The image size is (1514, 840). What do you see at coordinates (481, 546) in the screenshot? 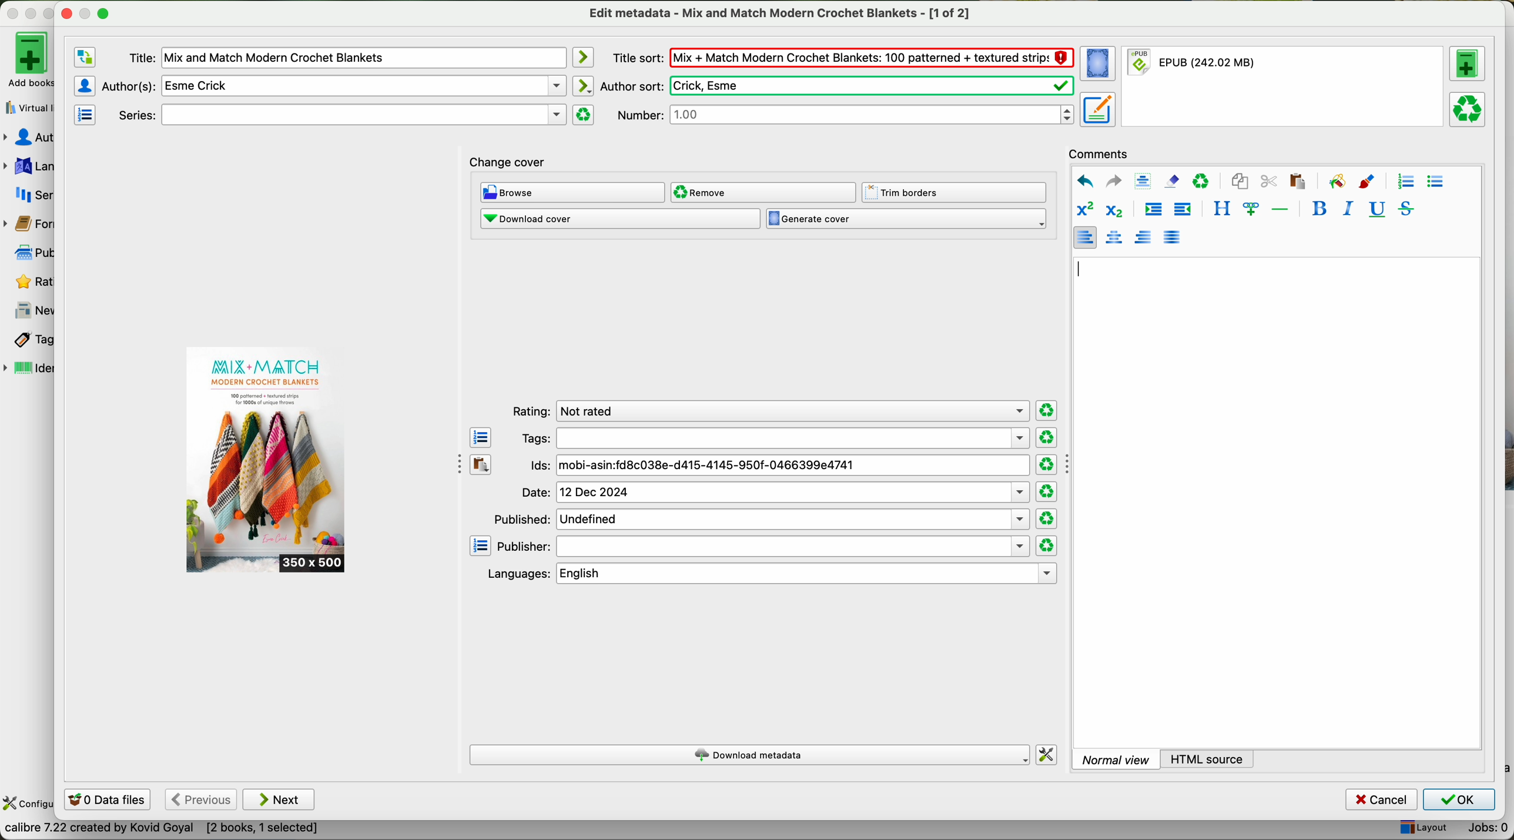
I see `open the manage publishers editor` at bounding box center [481, 546].